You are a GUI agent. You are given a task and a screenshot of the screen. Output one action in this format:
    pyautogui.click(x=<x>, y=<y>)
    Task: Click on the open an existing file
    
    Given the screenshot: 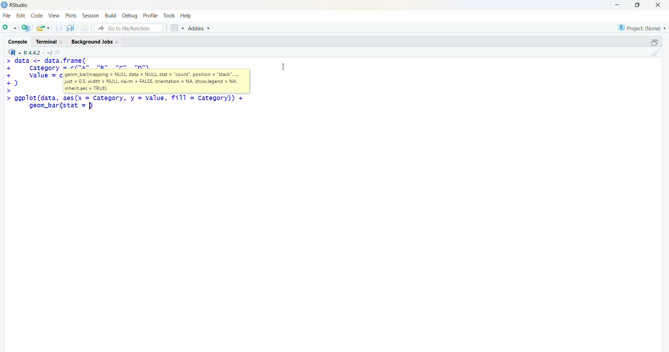 What is the action you would take?
    pyautogui.click(x=43, y=28)
    